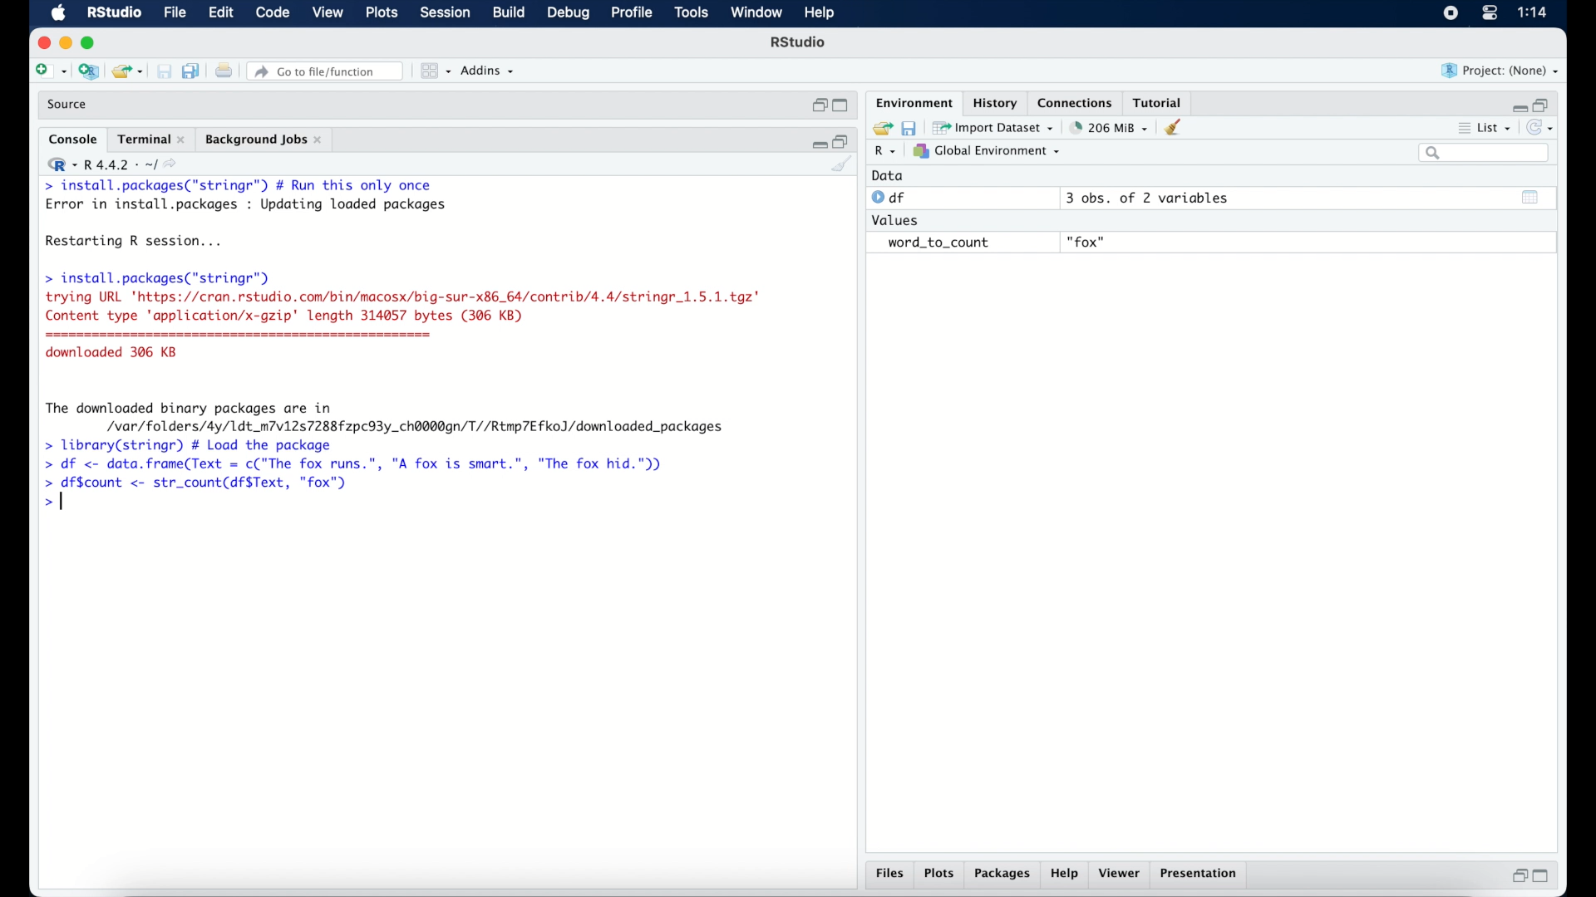 This screenshot has width=1596, height=897. Describe the element at coordinates (798, 42) in the screenshot. I see `R studio` at that location.